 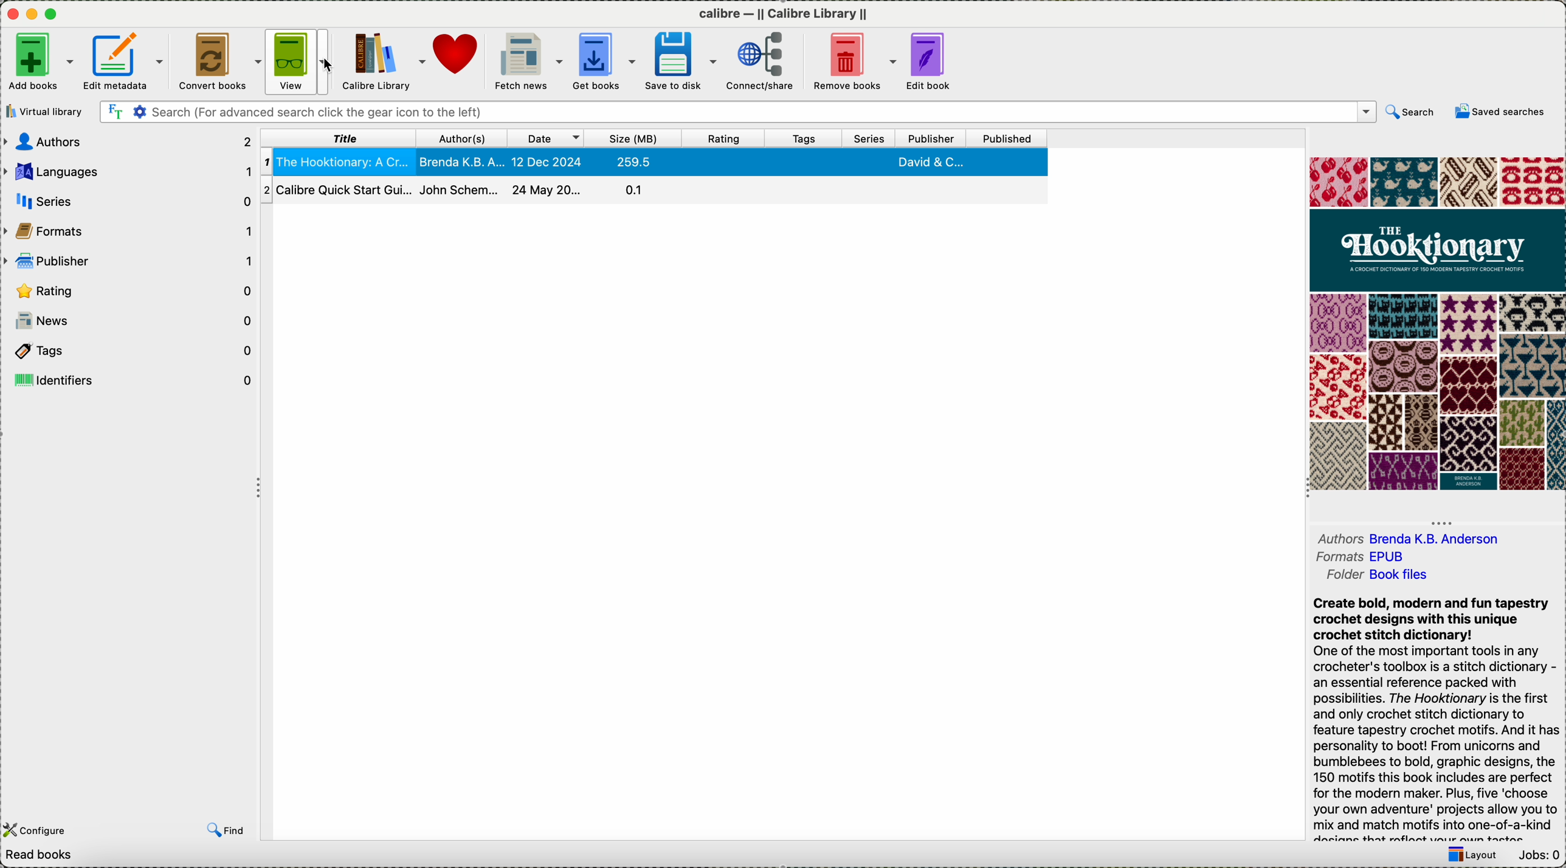 What do you see at coordinates (130, 378) in the screenshot?
I see `identifiers` at bounding box center [130, 378].